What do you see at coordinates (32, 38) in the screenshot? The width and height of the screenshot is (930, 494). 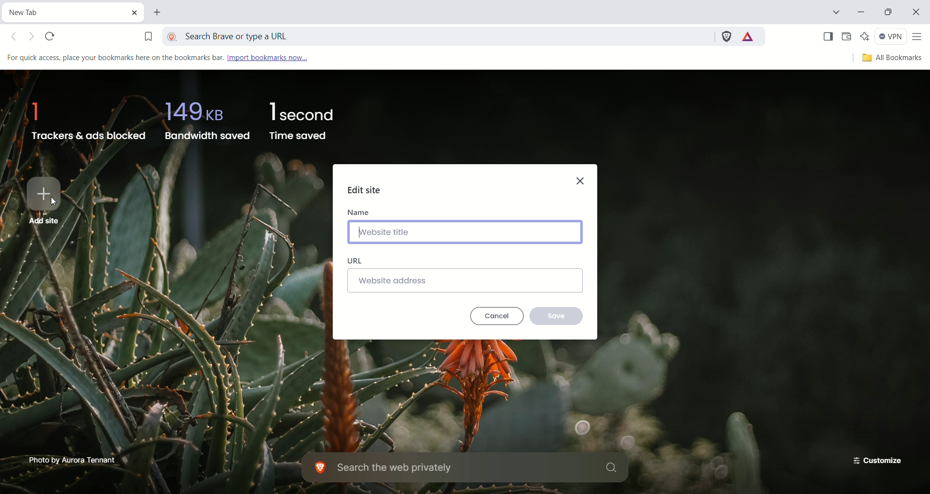 I see `Click to go forward, hold to see history` at bounding box center [32, 38].